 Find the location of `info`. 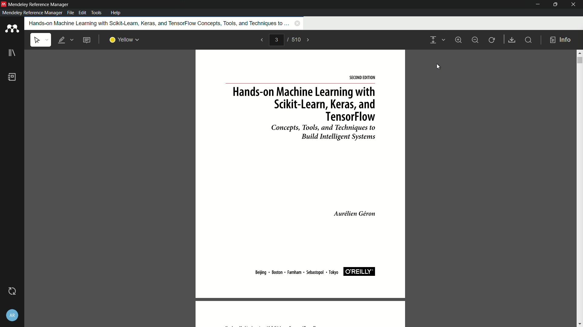

info is located at coordinates (561, 40).